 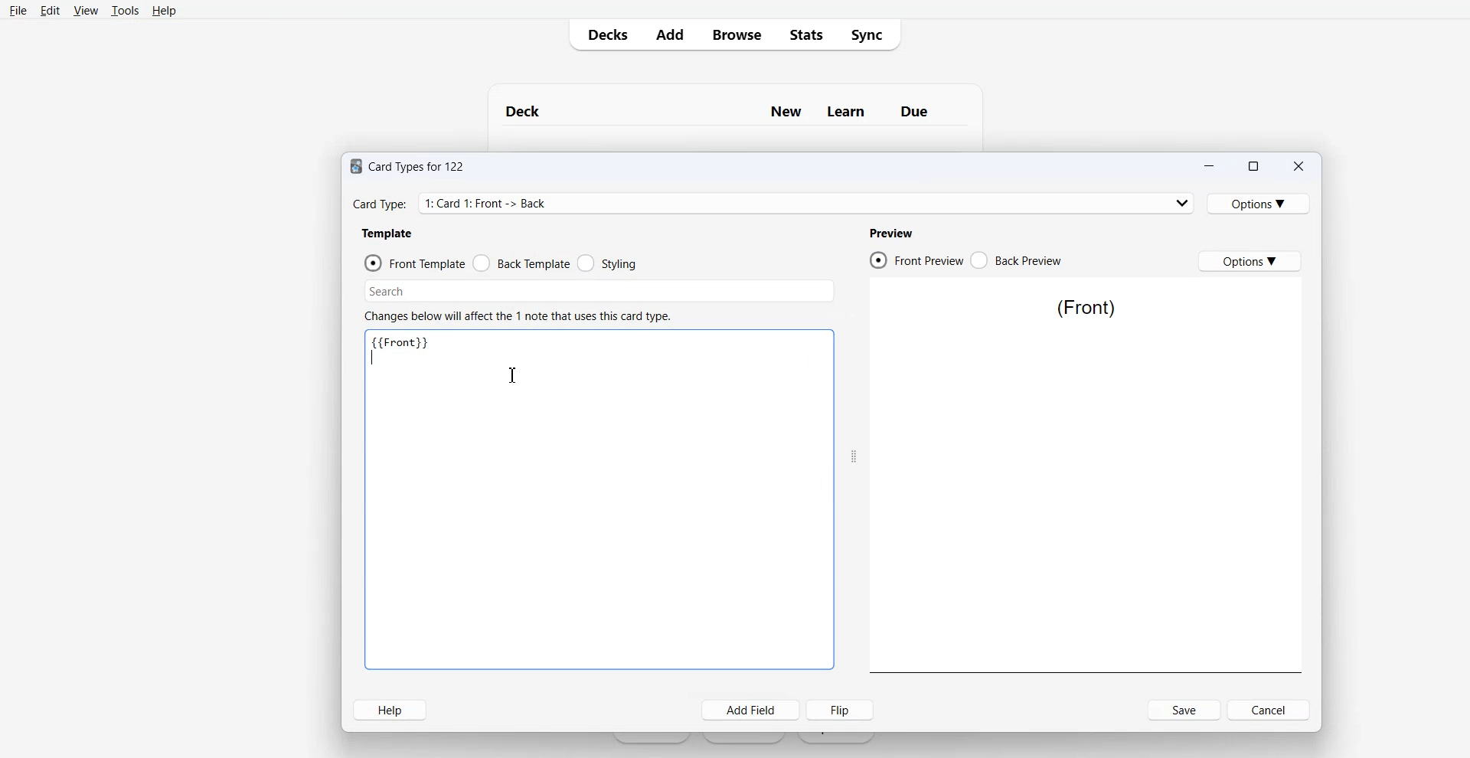 What do you see at coordinates (893, 234) in the screenshot?
I see `Preview` at bounding box center [893, 234].